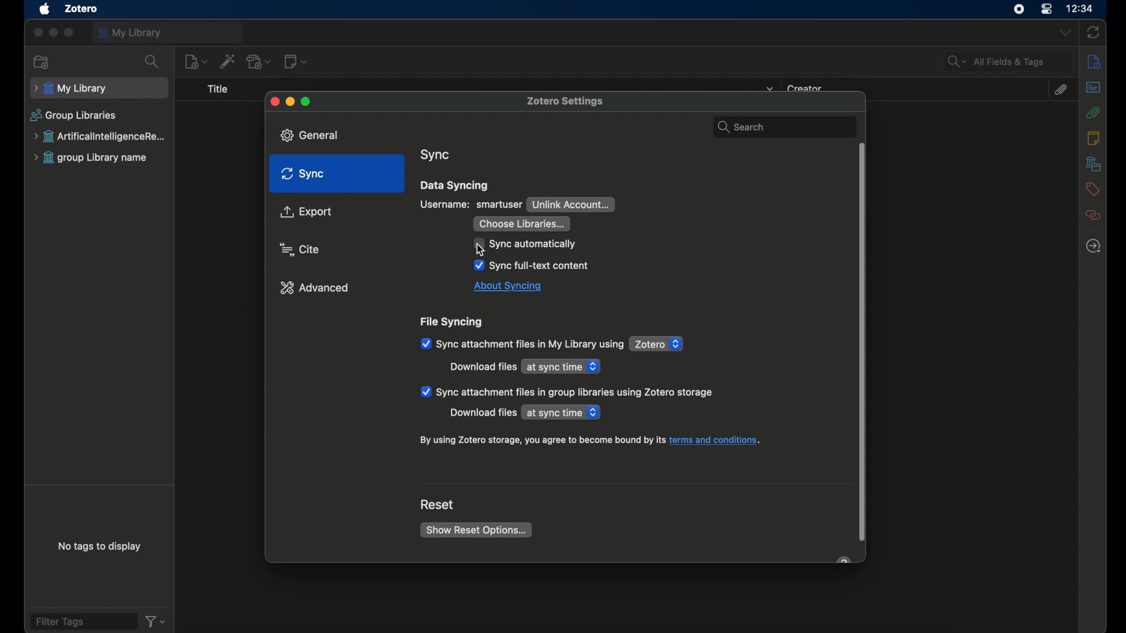 This screenshot has width=1126, height=633. I want to click on close, so click(273, 101).